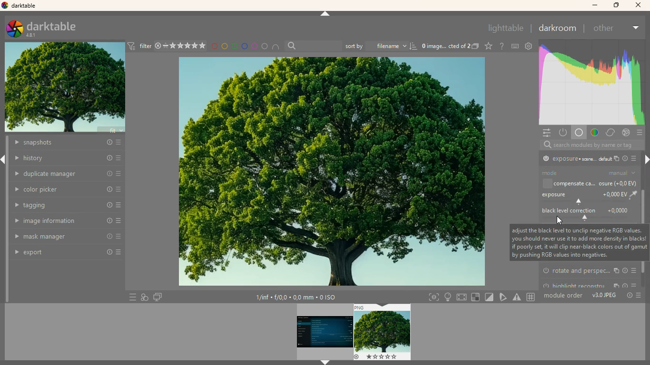 The width and height of the screenshot is (650, 365). I want to click on image, so click(65, 88).